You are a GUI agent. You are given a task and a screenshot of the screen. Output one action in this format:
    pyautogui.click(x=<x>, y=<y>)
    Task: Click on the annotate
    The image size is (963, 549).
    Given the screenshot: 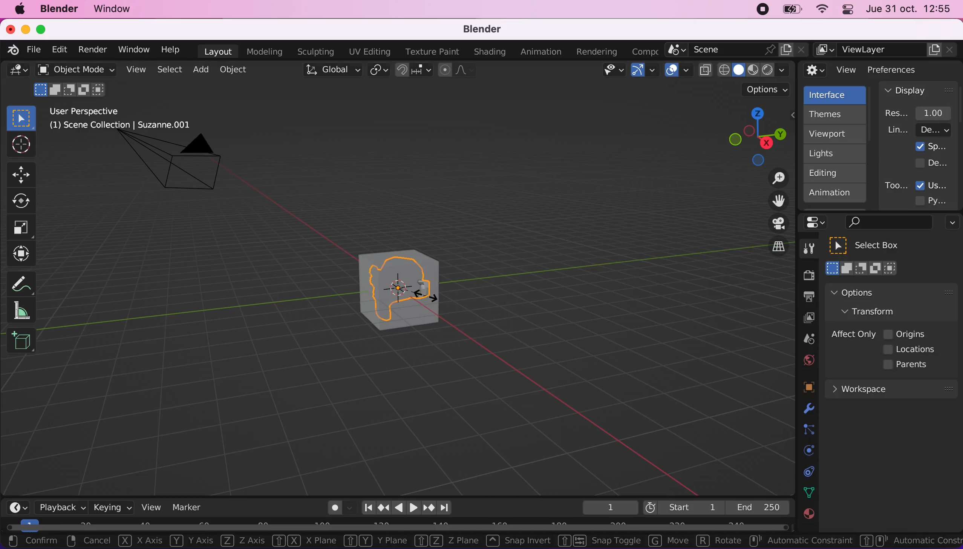 What is the action you would take?
    pyautogui.click(x=24, y=282)
    